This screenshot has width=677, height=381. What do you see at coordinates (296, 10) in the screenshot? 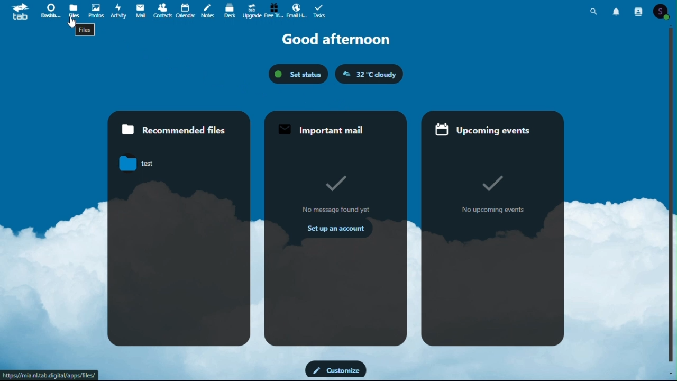
I see `email hosting` at bounding box center [296, 10].